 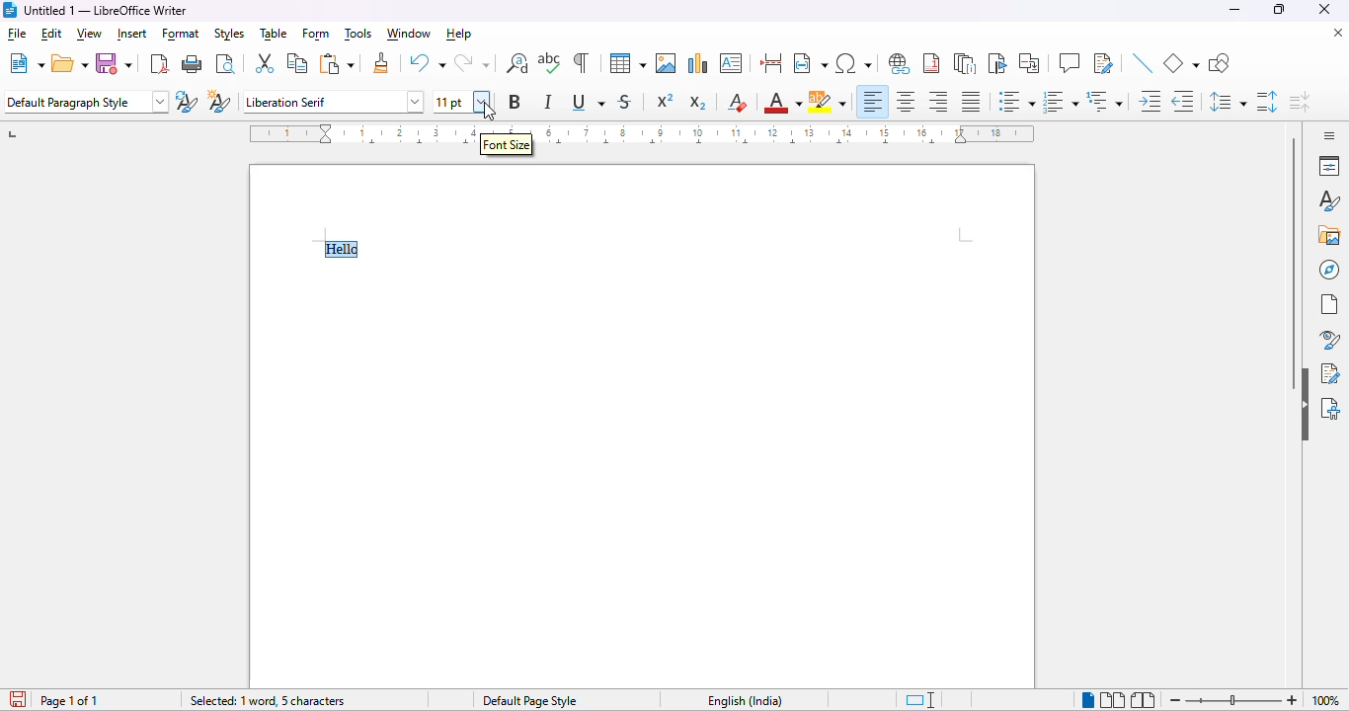 I want to click on single-page view, so click(x=1088, y=701).